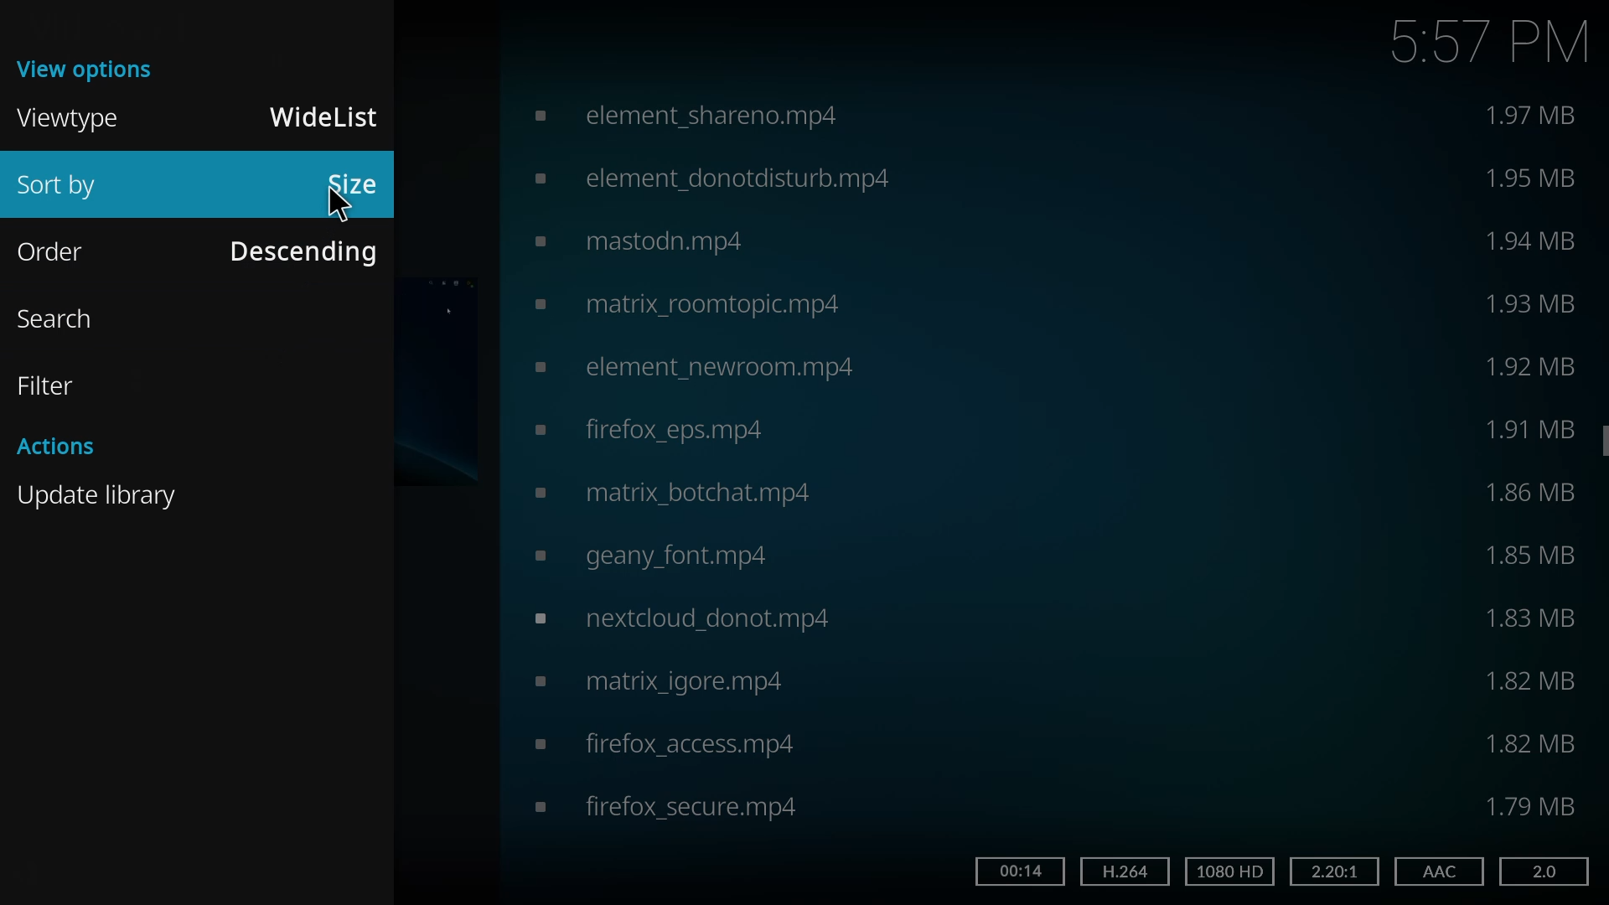  Describe the element at coordinates (684, 112) in the screenshot. I see `video` at that location.